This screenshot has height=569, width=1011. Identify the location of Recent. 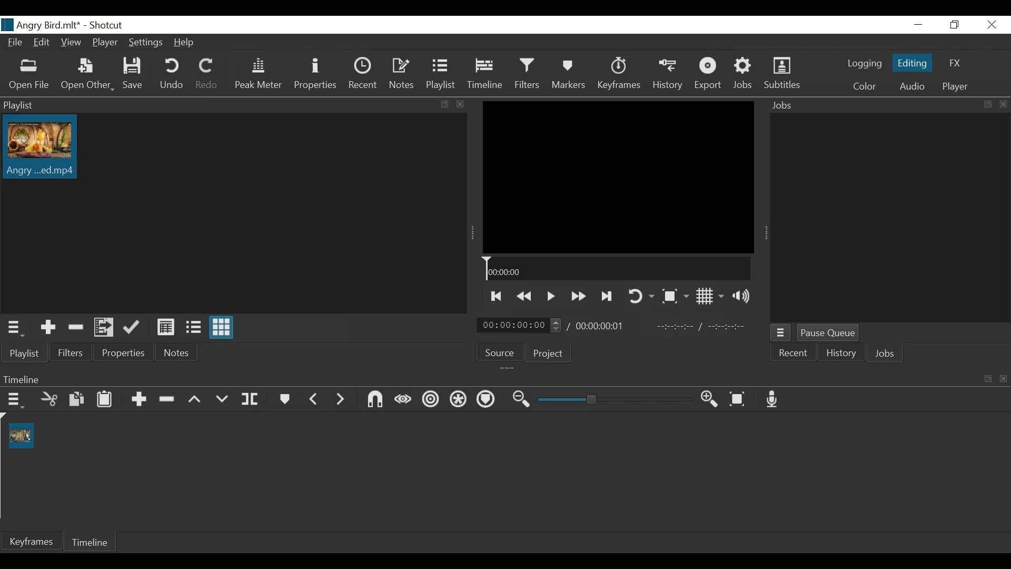
(364, 74).